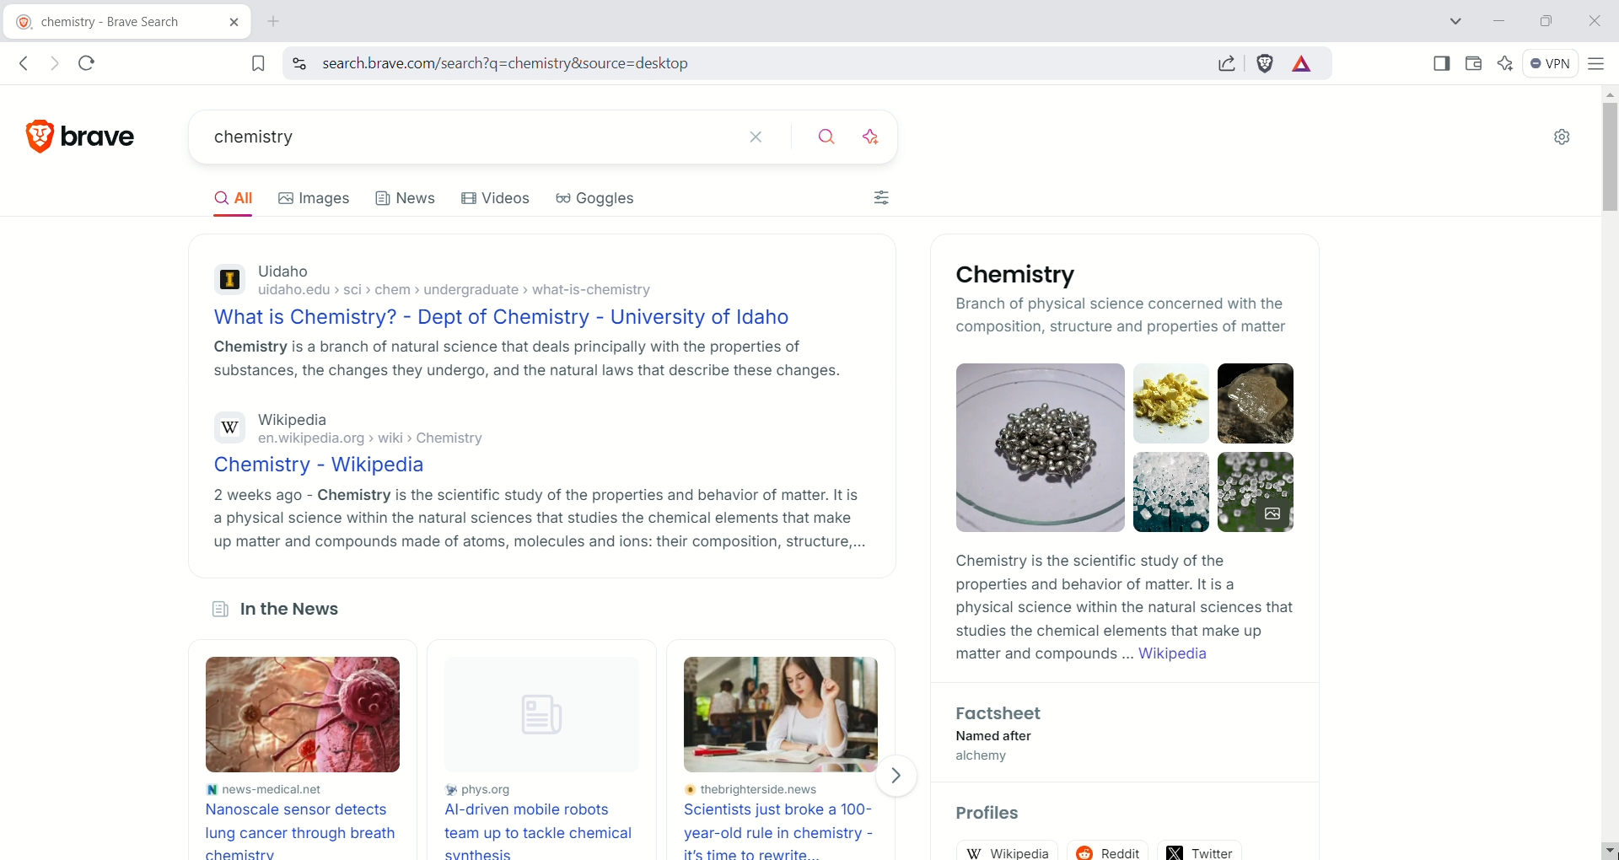  Describe the element at coordinates (608, 202) in the screenshot. I see `Goggles` at that location.